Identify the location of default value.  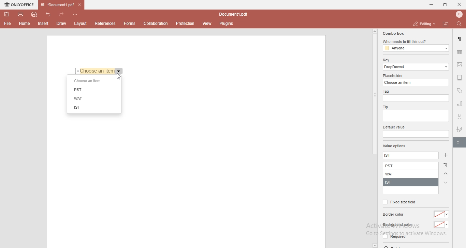
(395, 127).